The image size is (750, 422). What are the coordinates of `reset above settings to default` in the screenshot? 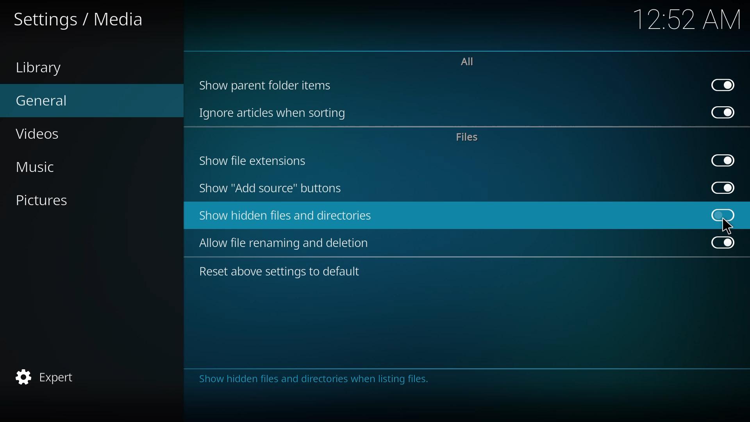 It's located at (281, 272).